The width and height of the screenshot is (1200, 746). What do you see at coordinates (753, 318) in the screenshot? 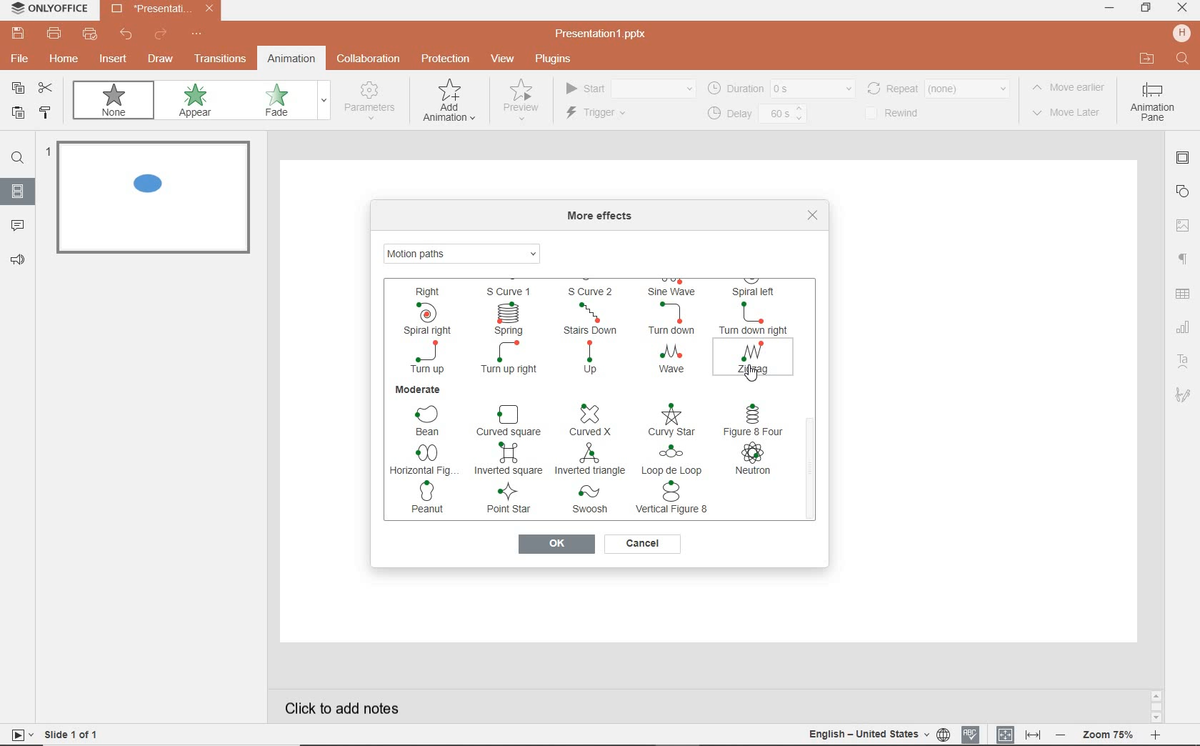
I see `turn down right` at bounding box center [753, 318].